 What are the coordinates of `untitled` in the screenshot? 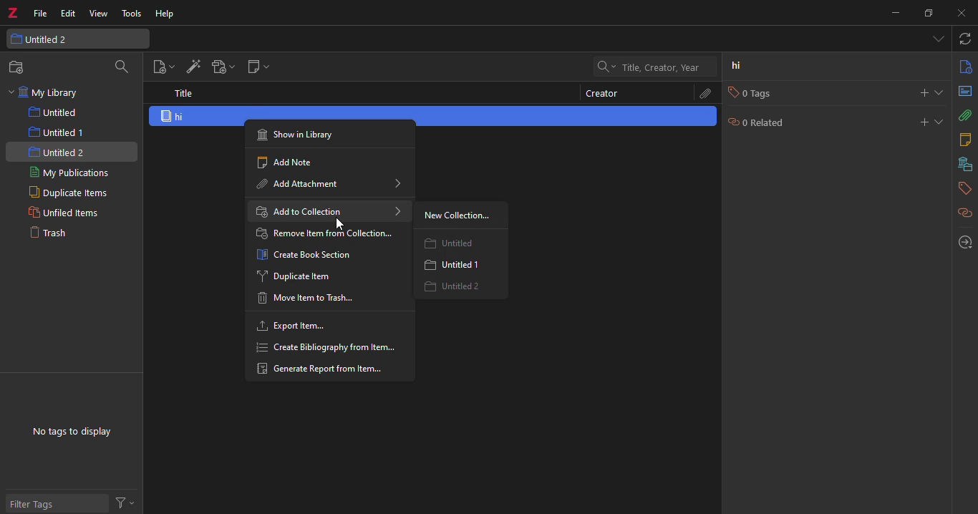 It's located at (455, 242).